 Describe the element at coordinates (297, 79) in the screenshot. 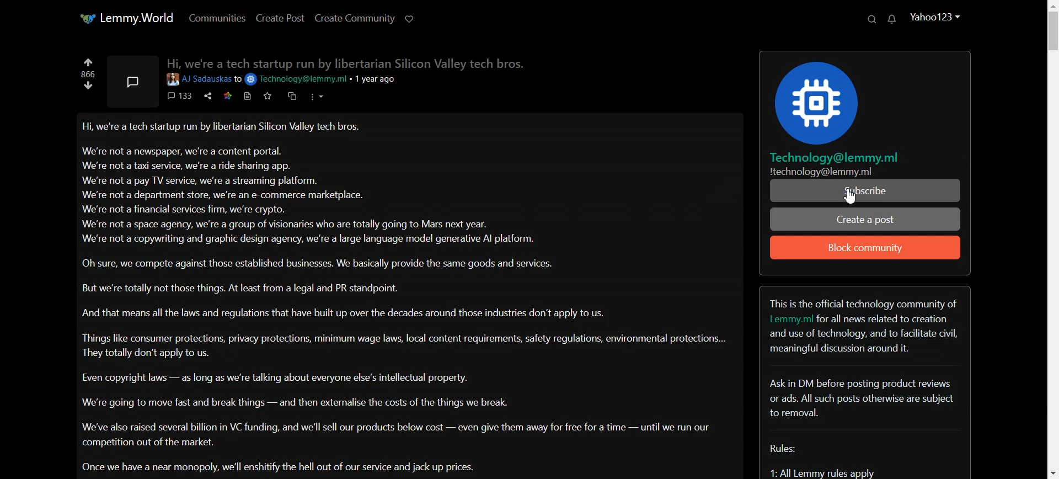

I see `Technology@lemmy.ml` at that location.